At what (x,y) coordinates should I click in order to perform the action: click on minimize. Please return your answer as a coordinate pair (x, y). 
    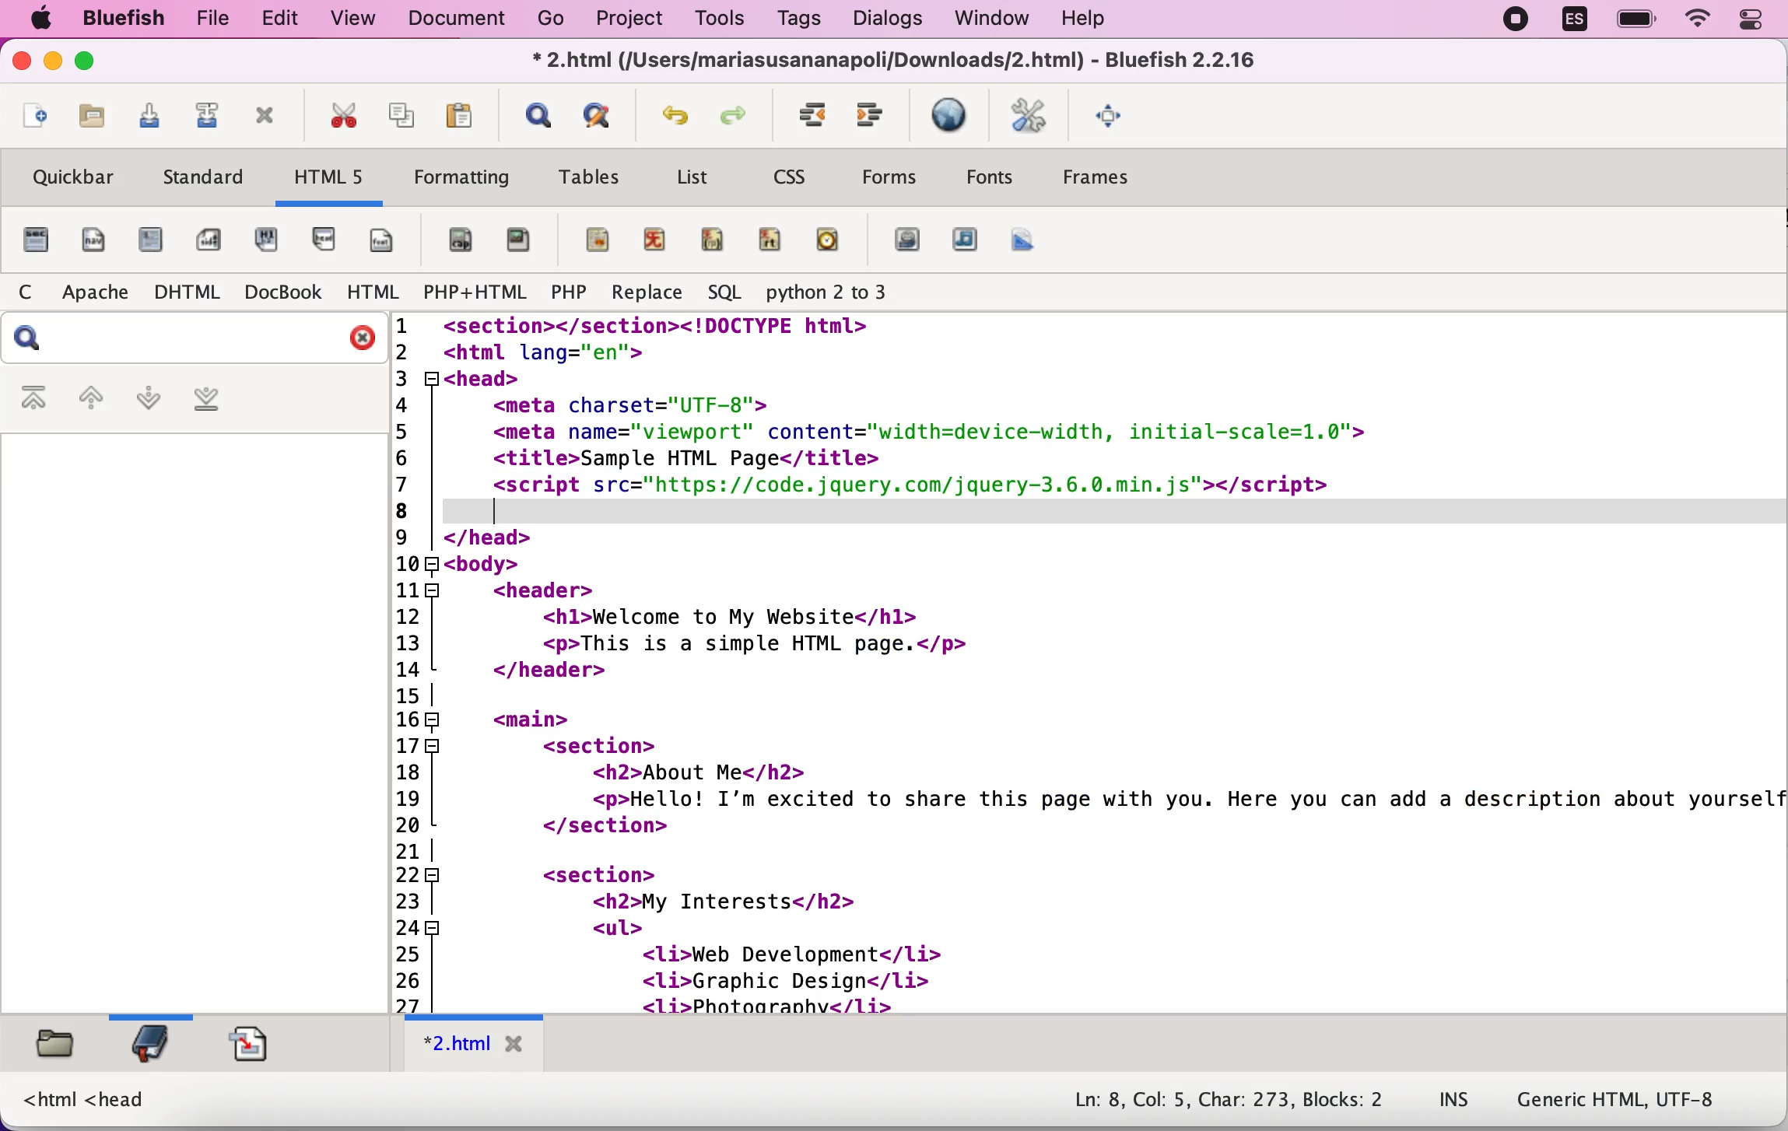
    Looking at the image, I should click on (54, 64).